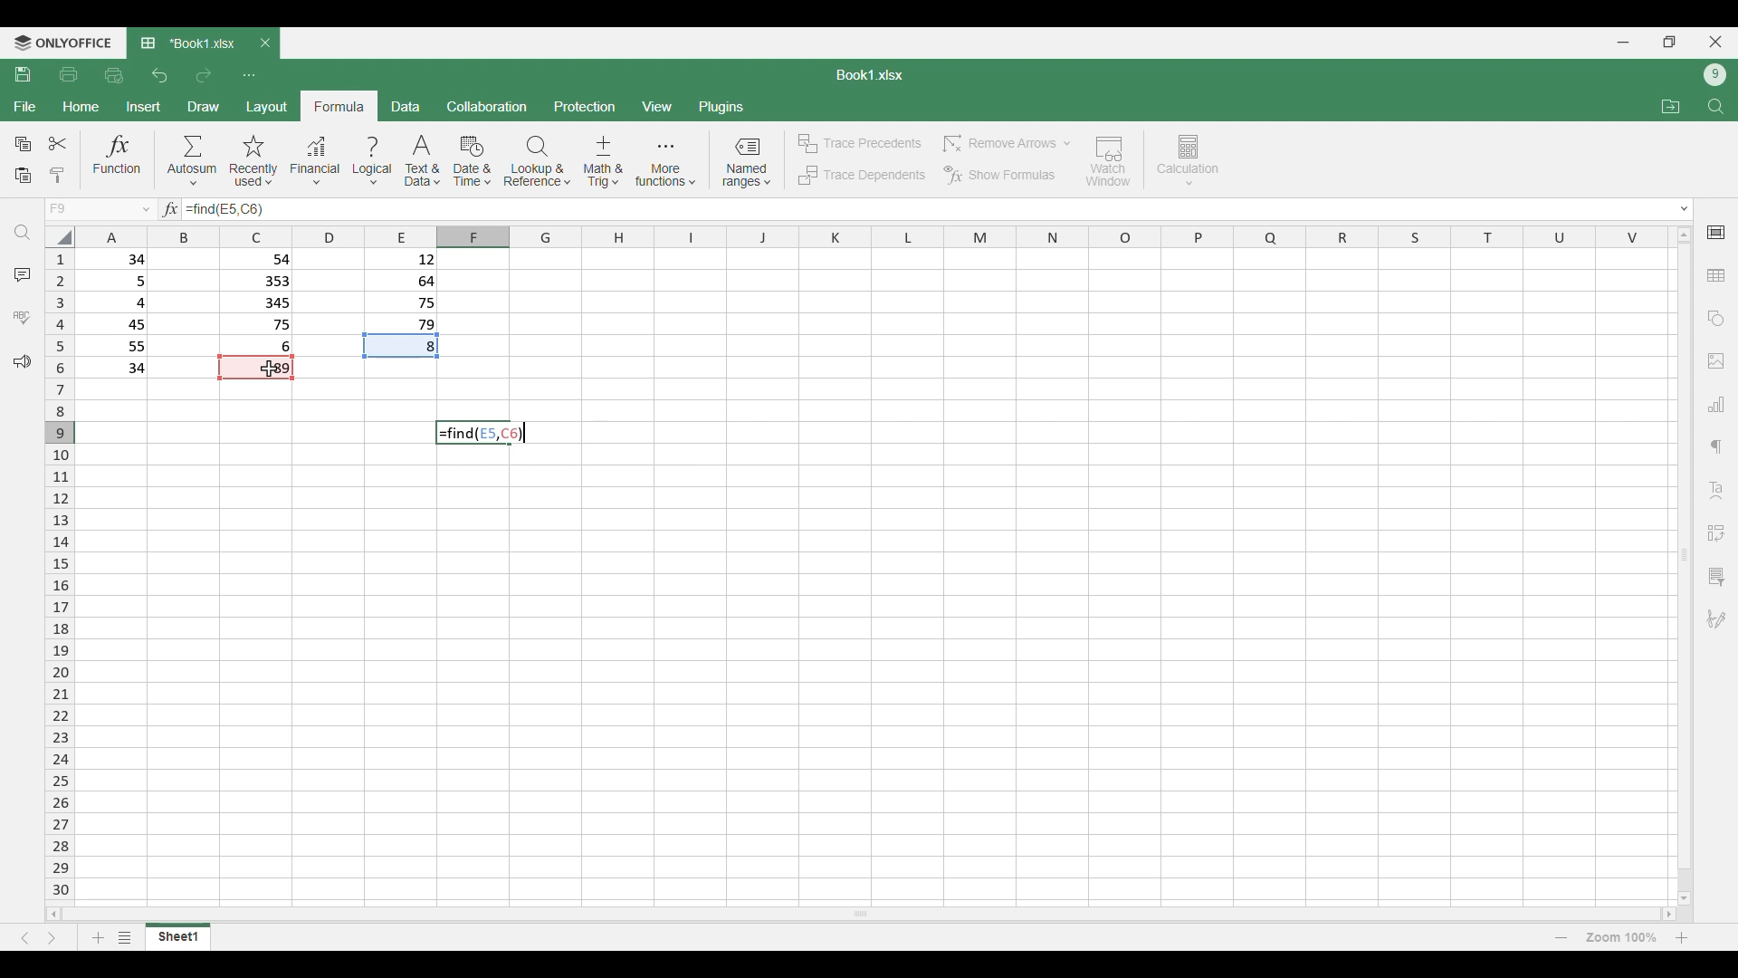  Describe the element at coordinates (488, 106) in the screenshot. I see `Collaboration menu` at that location.